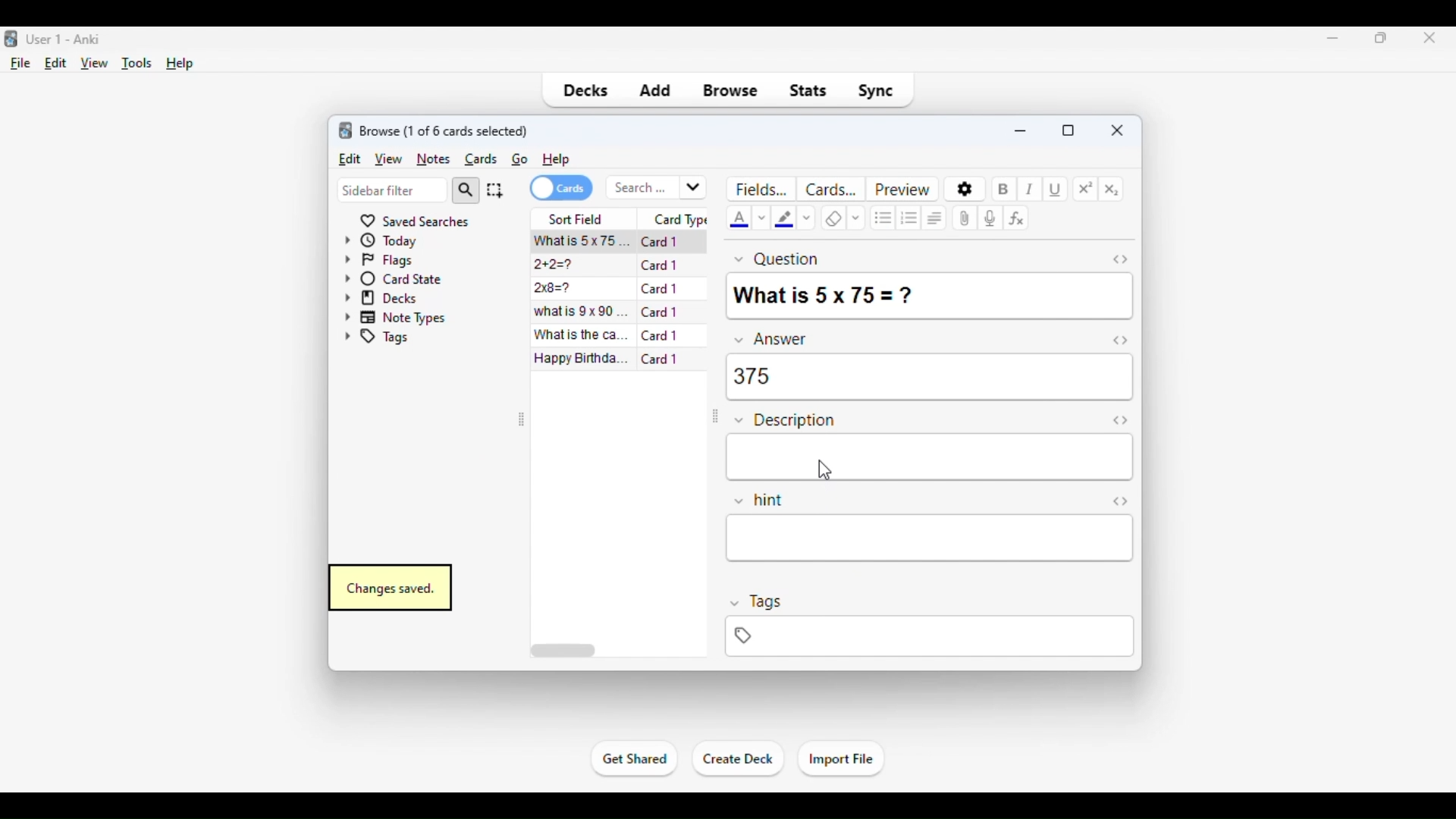 The width and height of the screenshot is (1456, 819). I want to click on card 1, so click(661, 288).